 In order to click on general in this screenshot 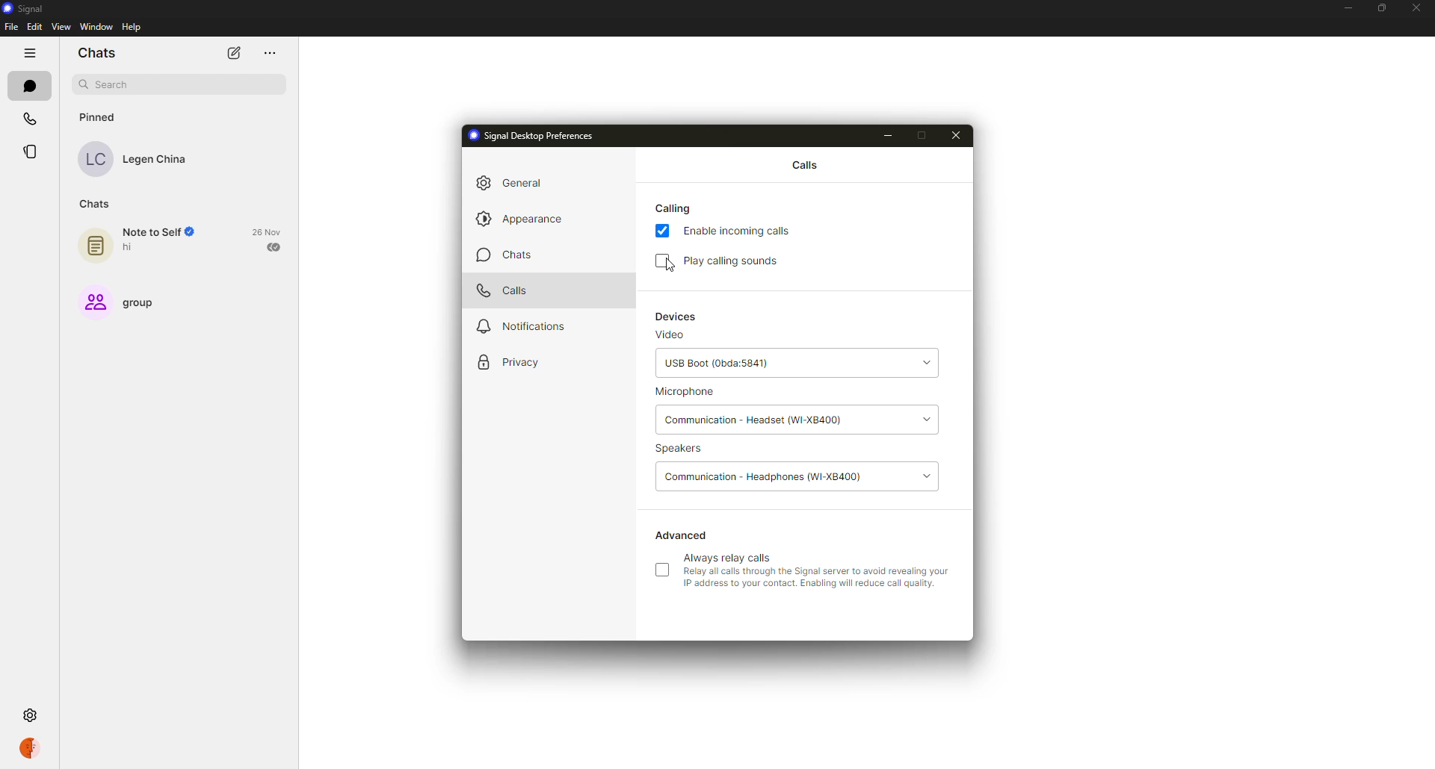, I will do `click(513, 183)`.